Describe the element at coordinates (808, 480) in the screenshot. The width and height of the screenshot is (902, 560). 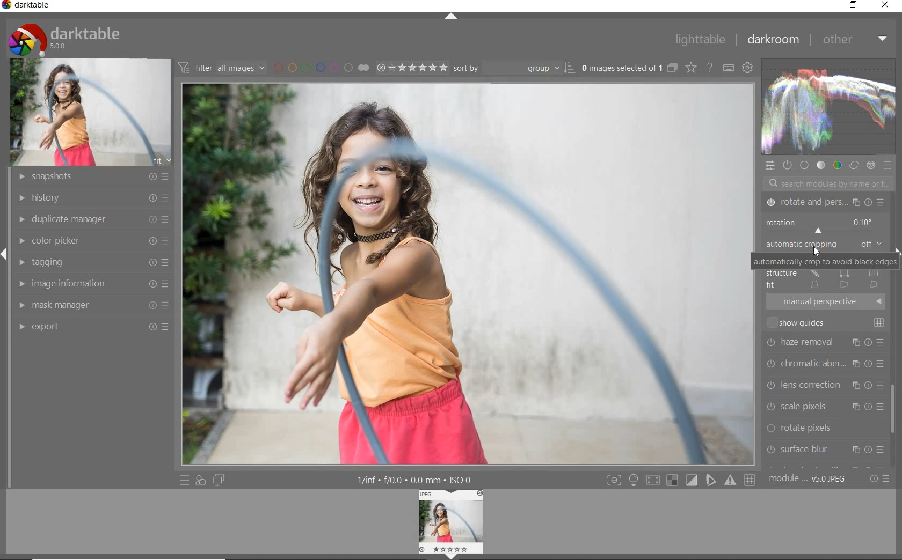
I see `module order` at that location.